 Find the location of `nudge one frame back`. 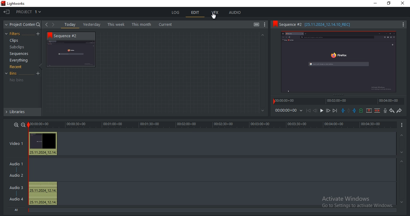

nudge one frame back is located at coordinates (316, 111).